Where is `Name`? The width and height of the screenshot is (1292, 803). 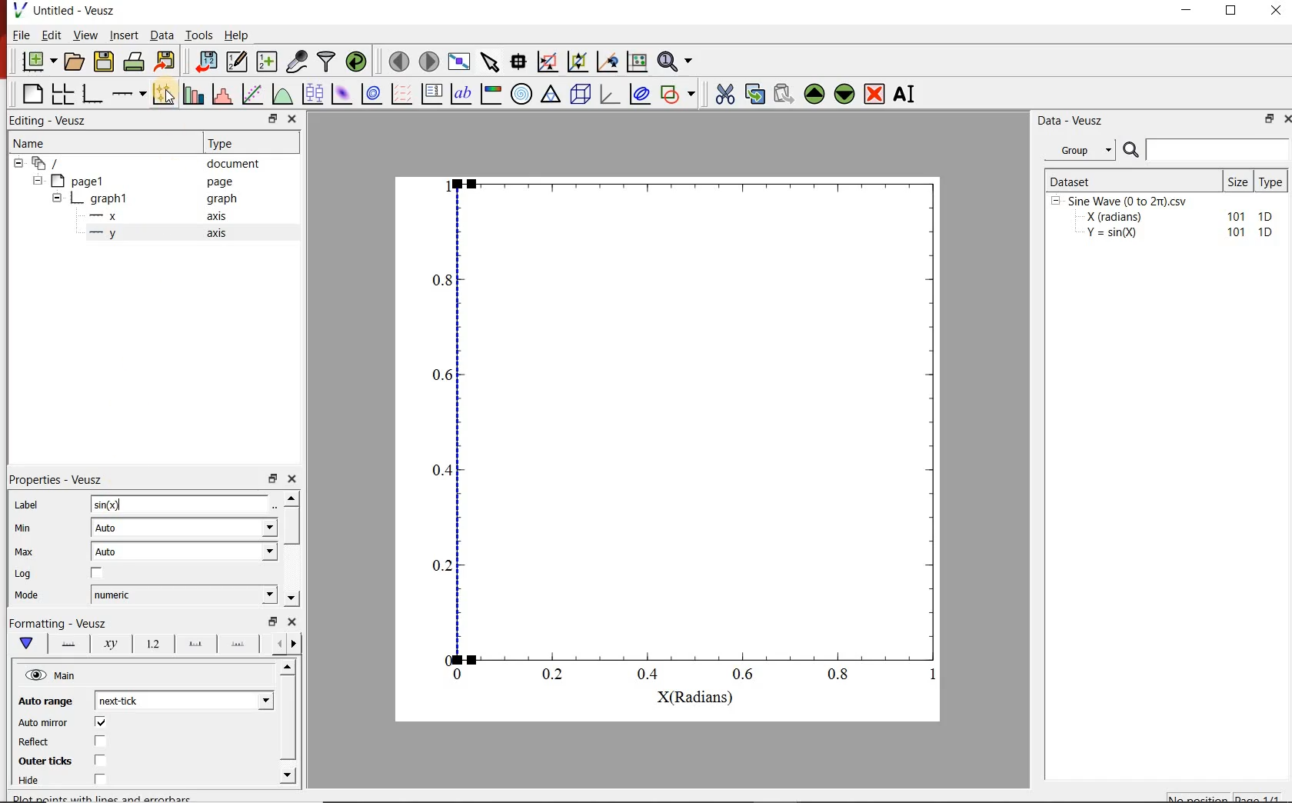 Name is located at coordinates (28, 142).